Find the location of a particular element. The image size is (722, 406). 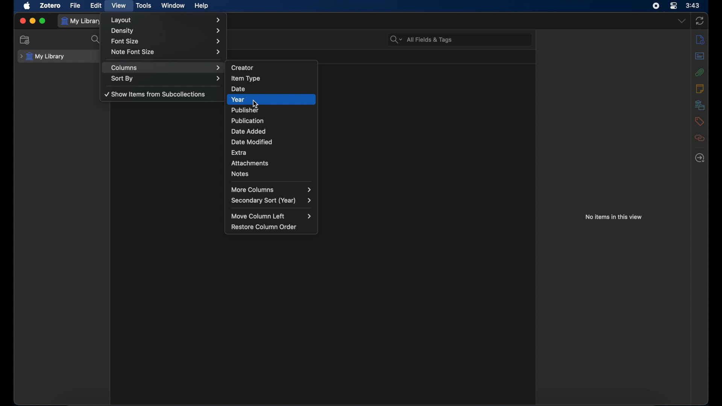

tools is located at coordinates (144, 5).